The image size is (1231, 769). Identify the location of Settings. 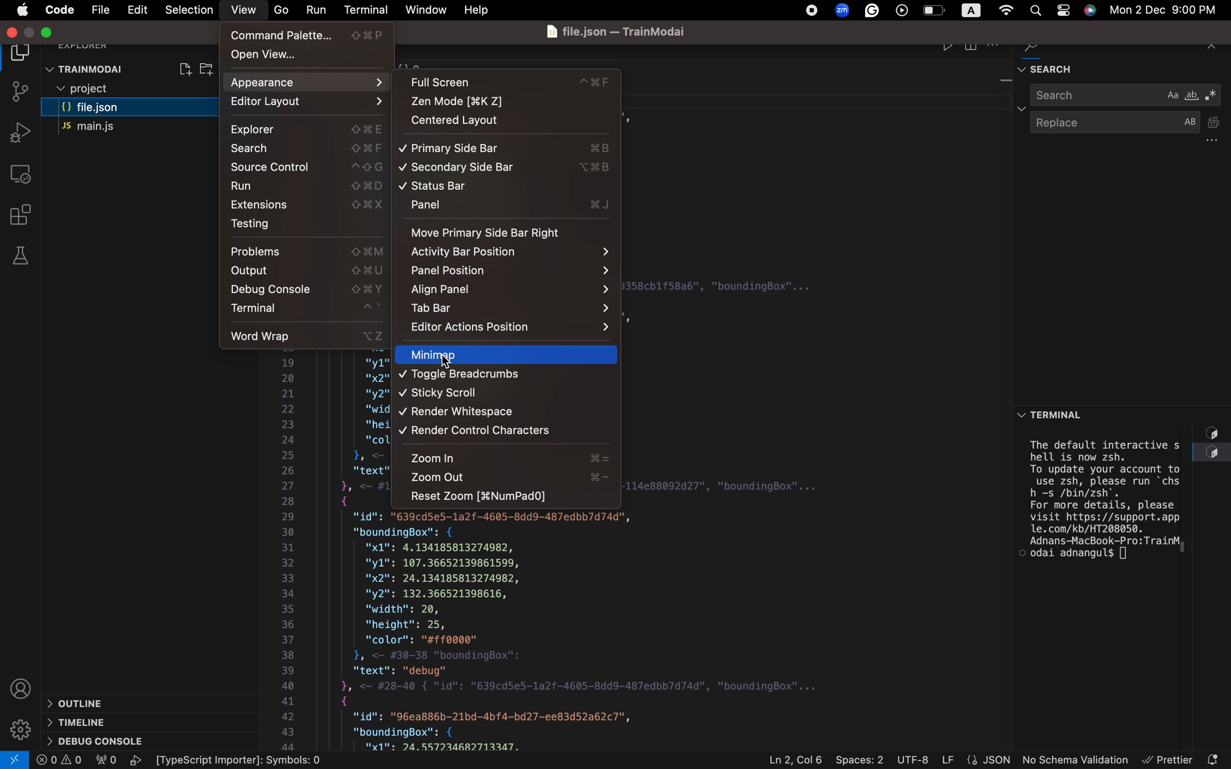
(19, 730).